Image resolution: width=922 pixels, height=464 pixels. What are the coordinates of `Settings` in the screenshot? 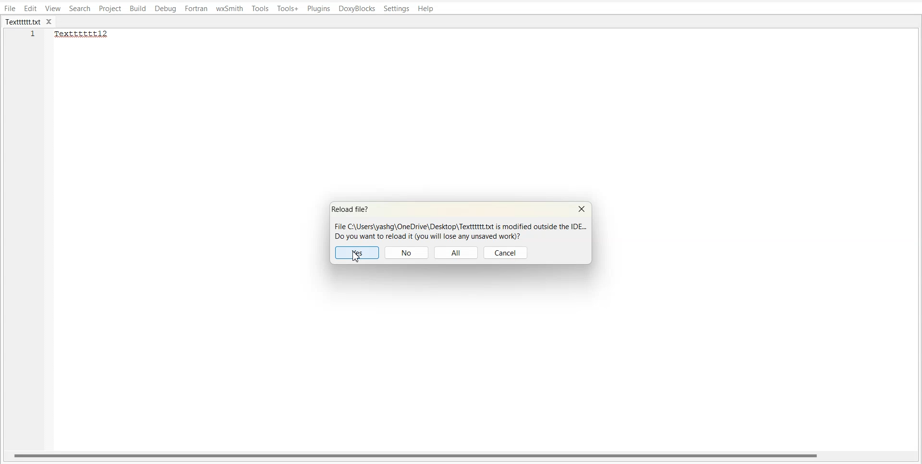 It's located at (397, 9).